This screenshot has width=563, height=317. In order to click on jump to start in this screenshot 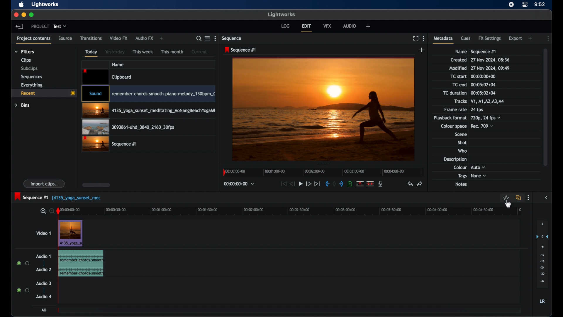, I will do `click(283, 183)`.